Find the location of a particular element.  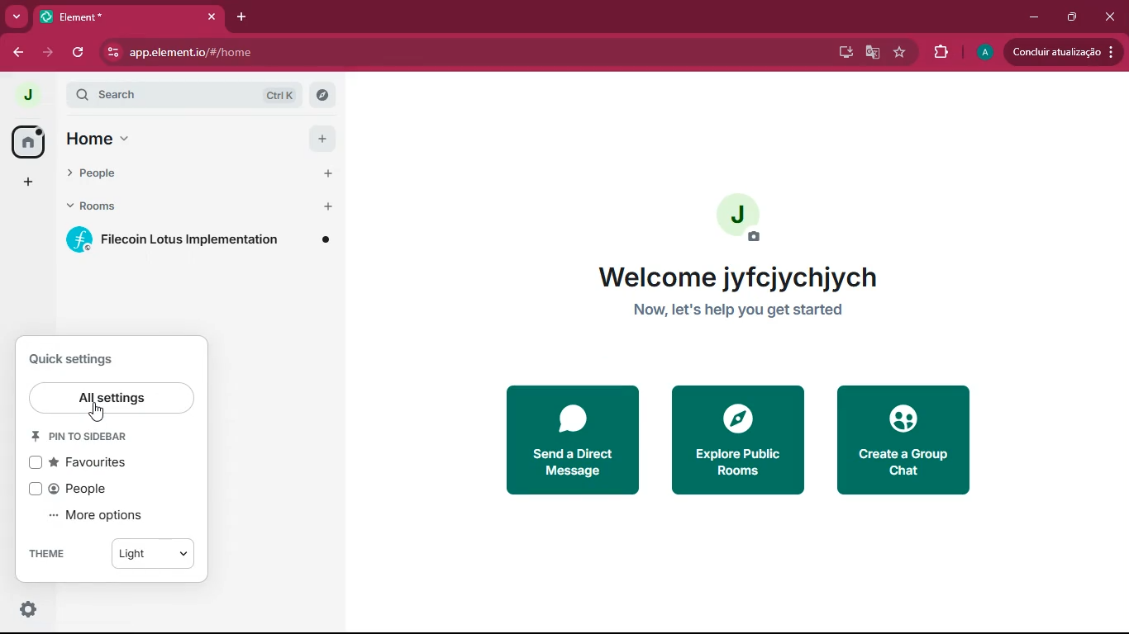

back is located at coordinates (18, 53).